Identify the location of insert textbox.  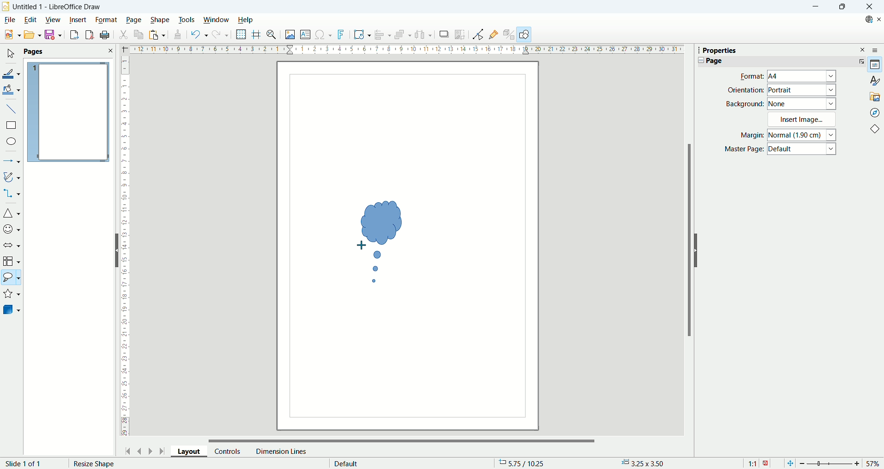
(307, 35).